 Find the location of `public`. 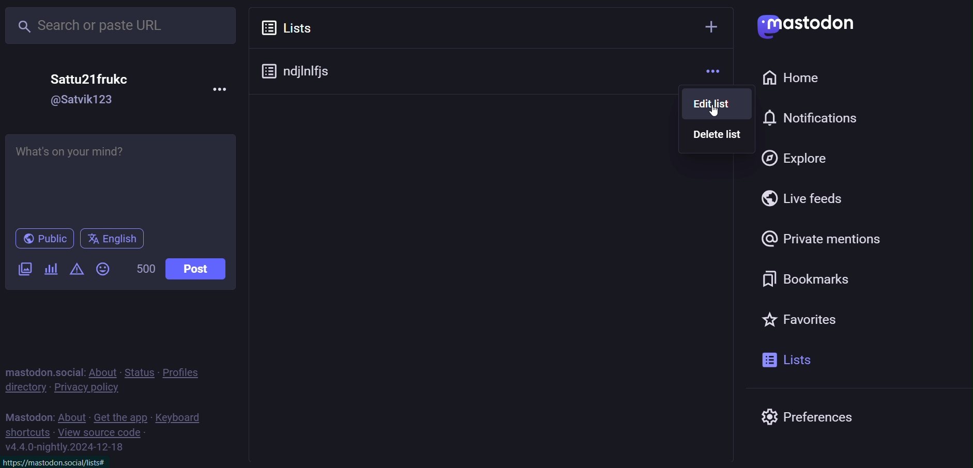

public is located at coordinates (43, 238).